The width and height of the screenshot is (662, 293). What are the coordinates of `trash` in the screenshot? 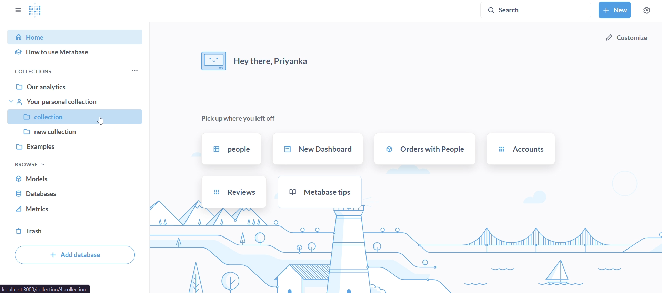 It's located at (77, 231).